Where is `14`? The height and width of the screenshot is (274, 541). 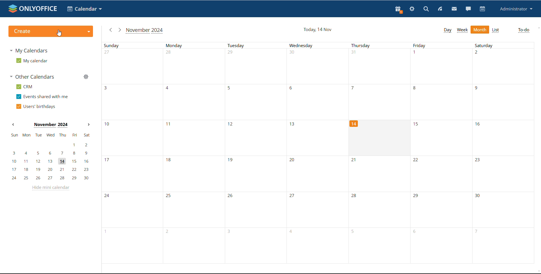
14 is located at coordinates (354, 125).